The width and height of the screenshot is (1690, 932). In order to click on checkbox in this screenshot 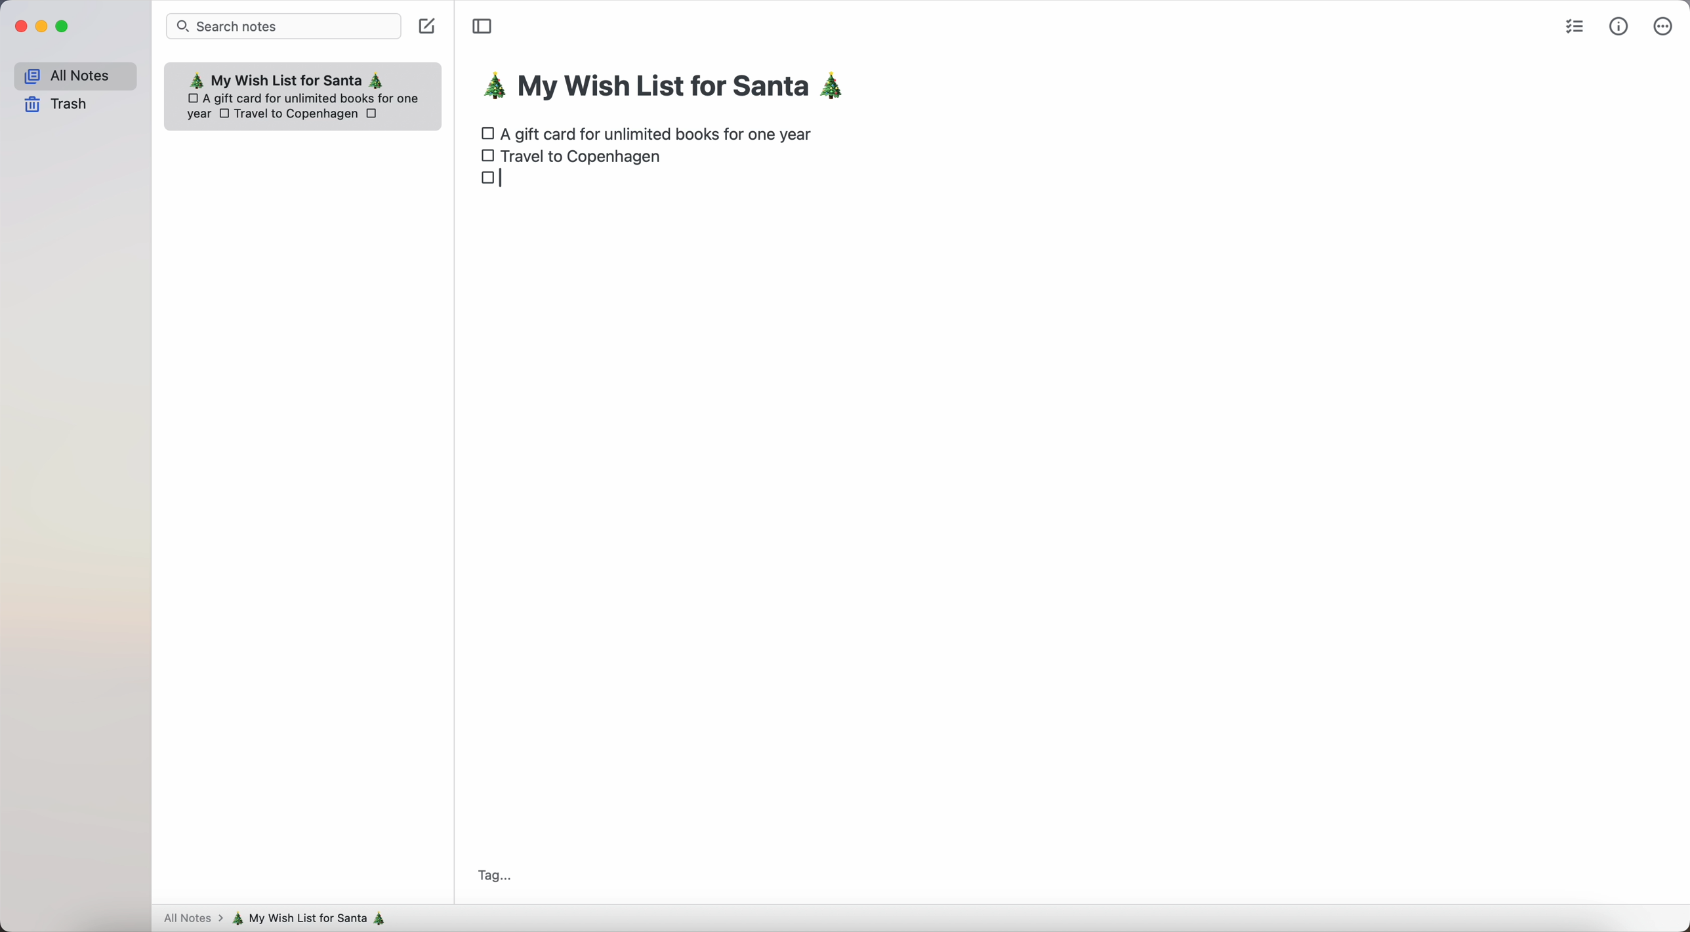, I will do `click(487, 155)`.